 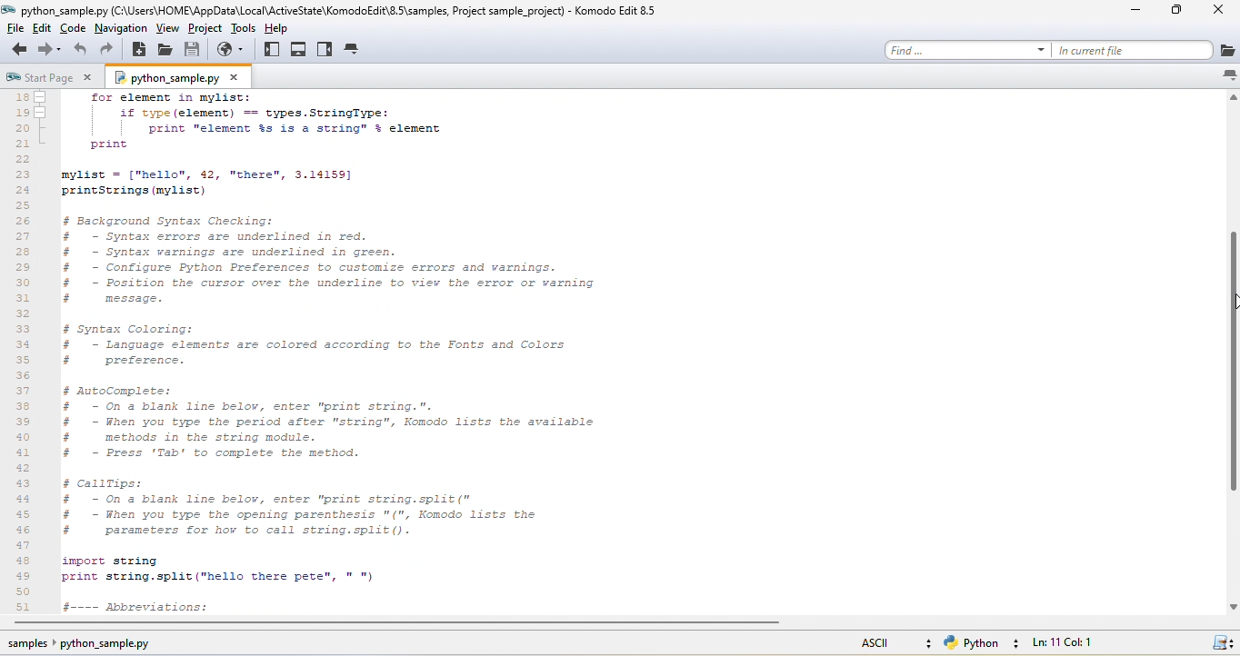 I want to click on close, so click(x=1222, y=12).